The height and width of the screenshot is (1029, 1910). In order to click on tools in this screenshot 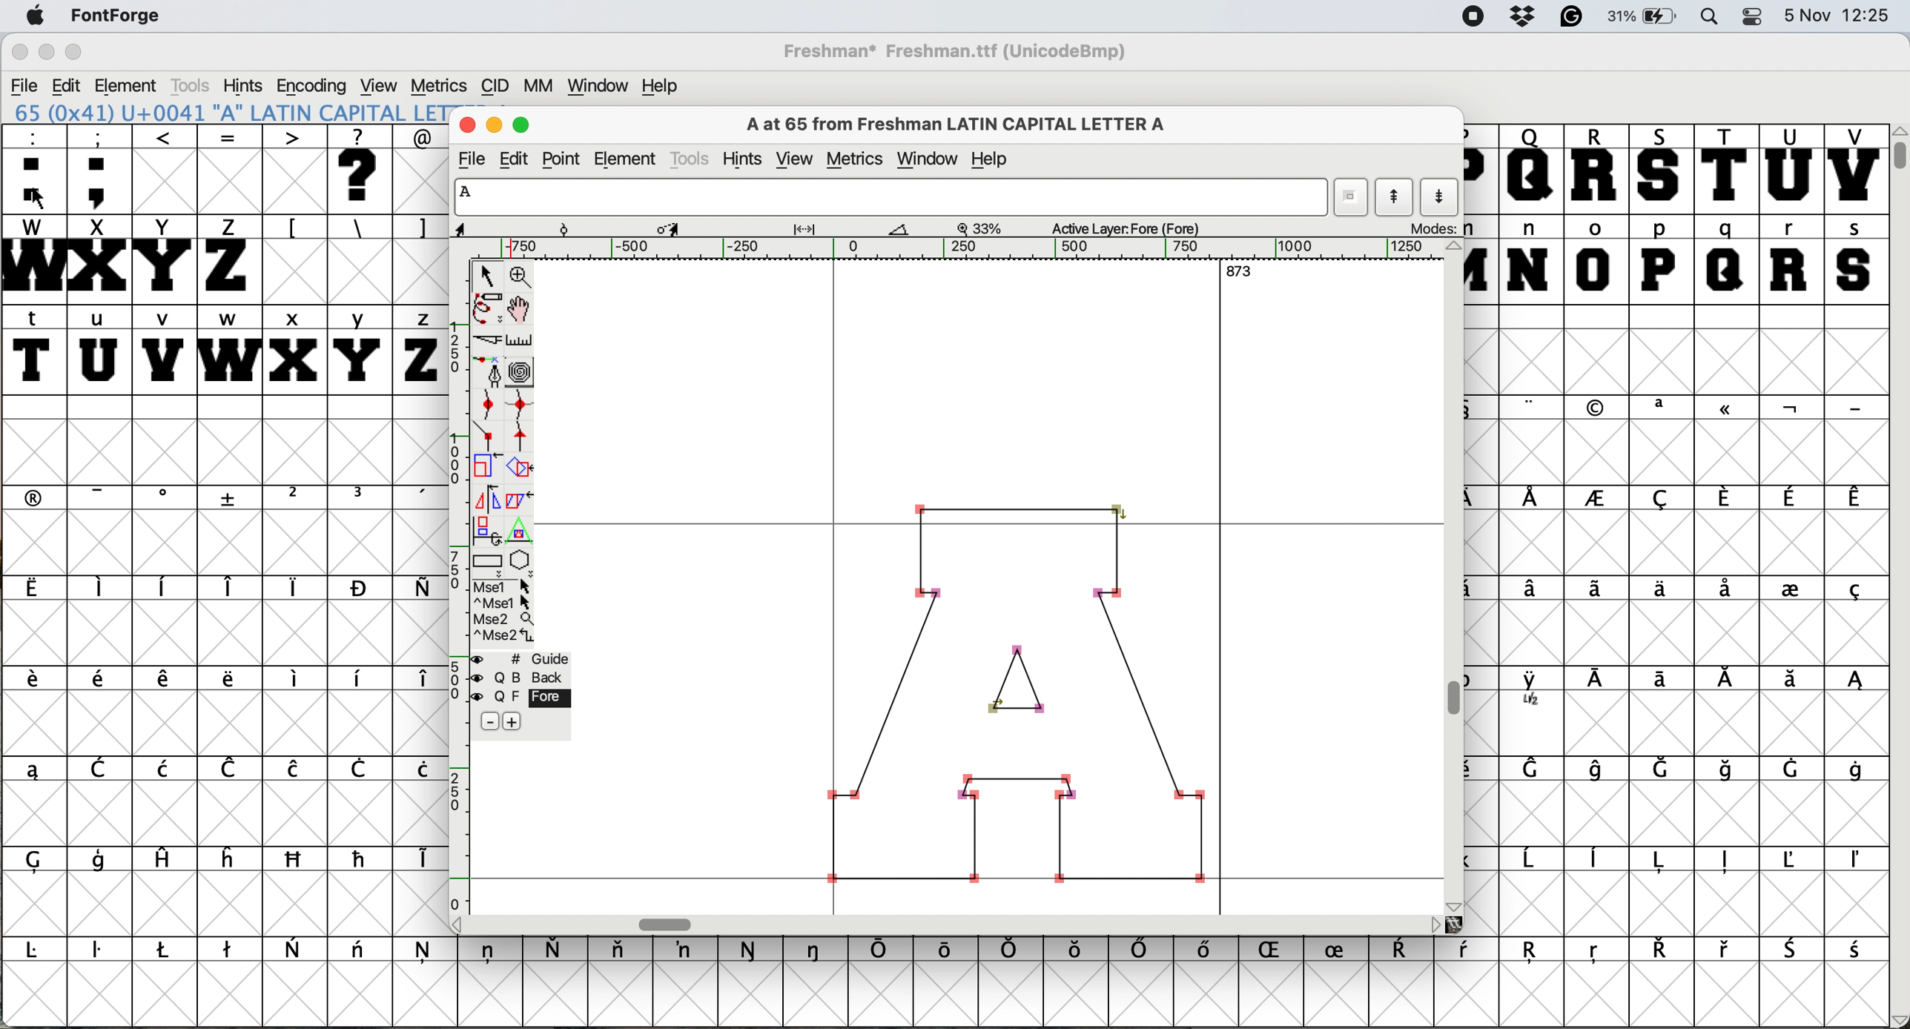, I will do `click(196, 84)`.